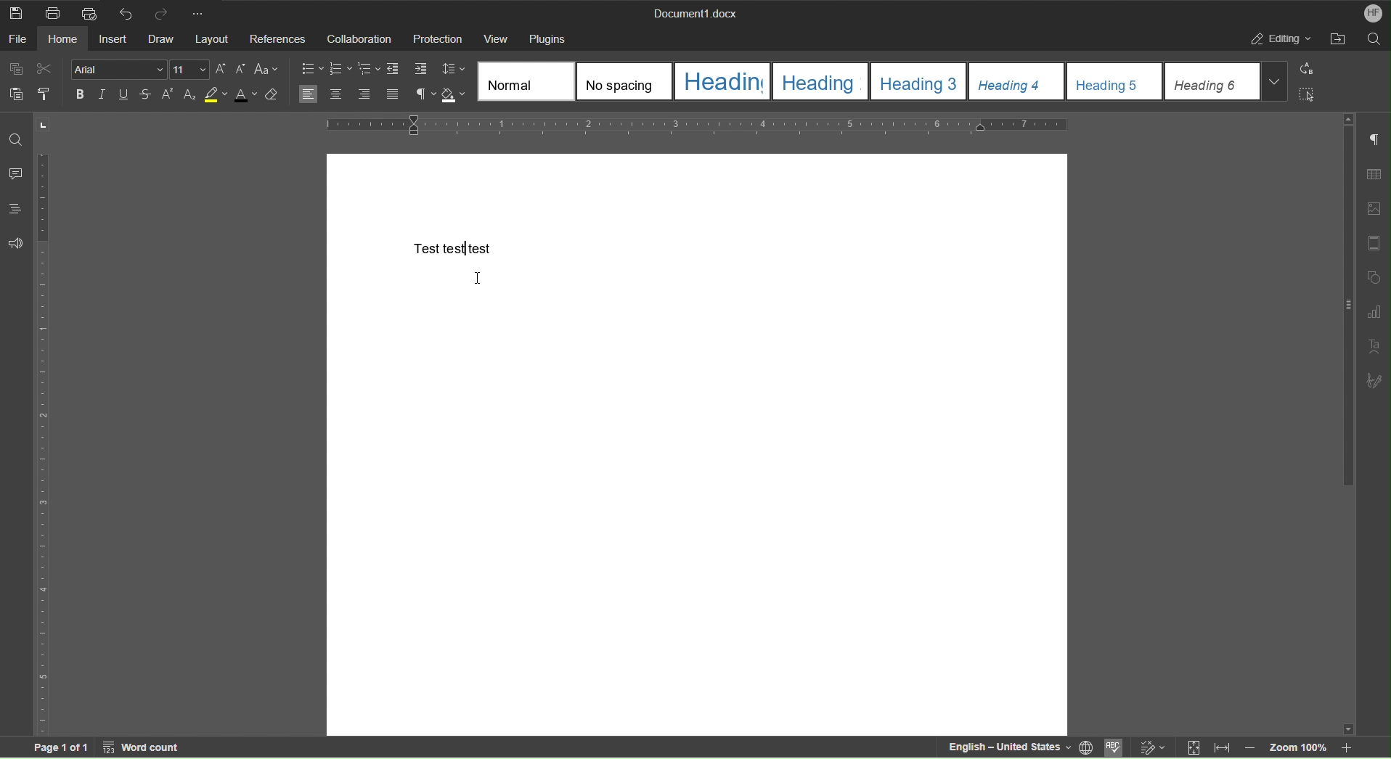  Describe the element at coordinates (119, 70) in the screenshot. I see `Font` at that location.